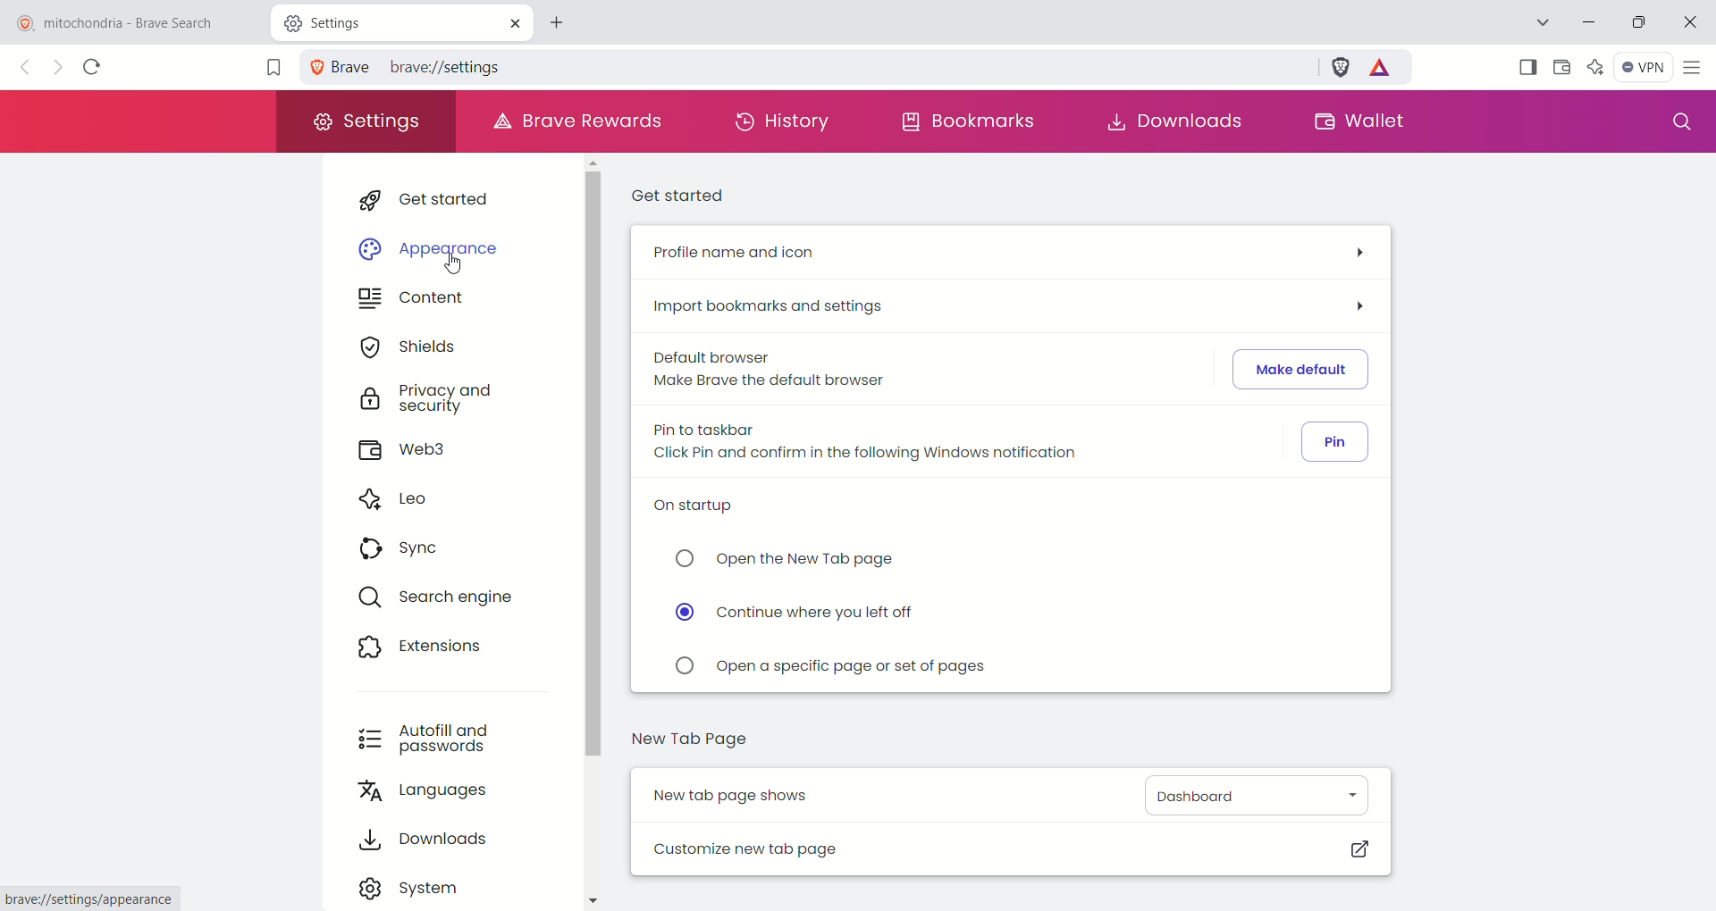 The height and width of the screenshot is (911, 1716). What do you see at coordinates (1678, 122) in the screenshot?
I see `search settings` at bounding box center [1678, 122].